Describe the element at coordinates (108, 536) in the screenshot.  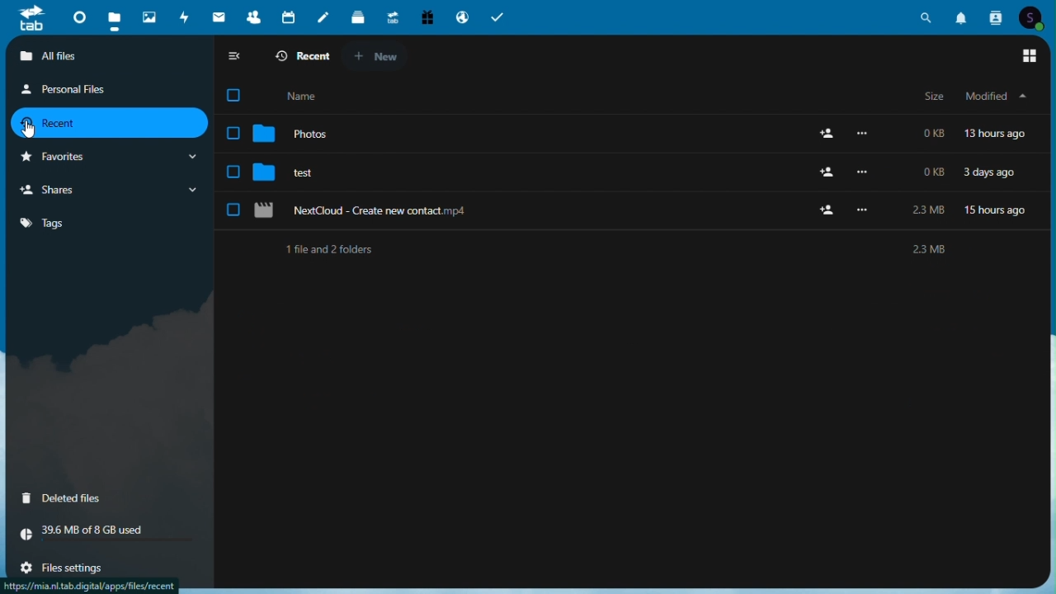
I see `storage` at that location.